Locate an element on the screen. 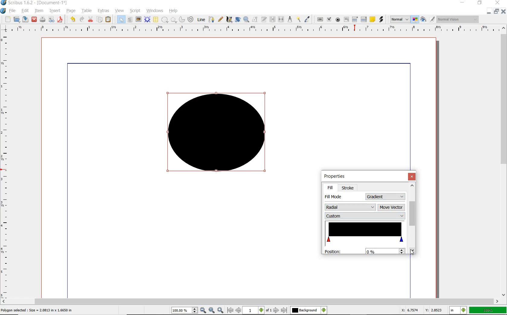  SPIRAL is located at coordinates (190, 20).